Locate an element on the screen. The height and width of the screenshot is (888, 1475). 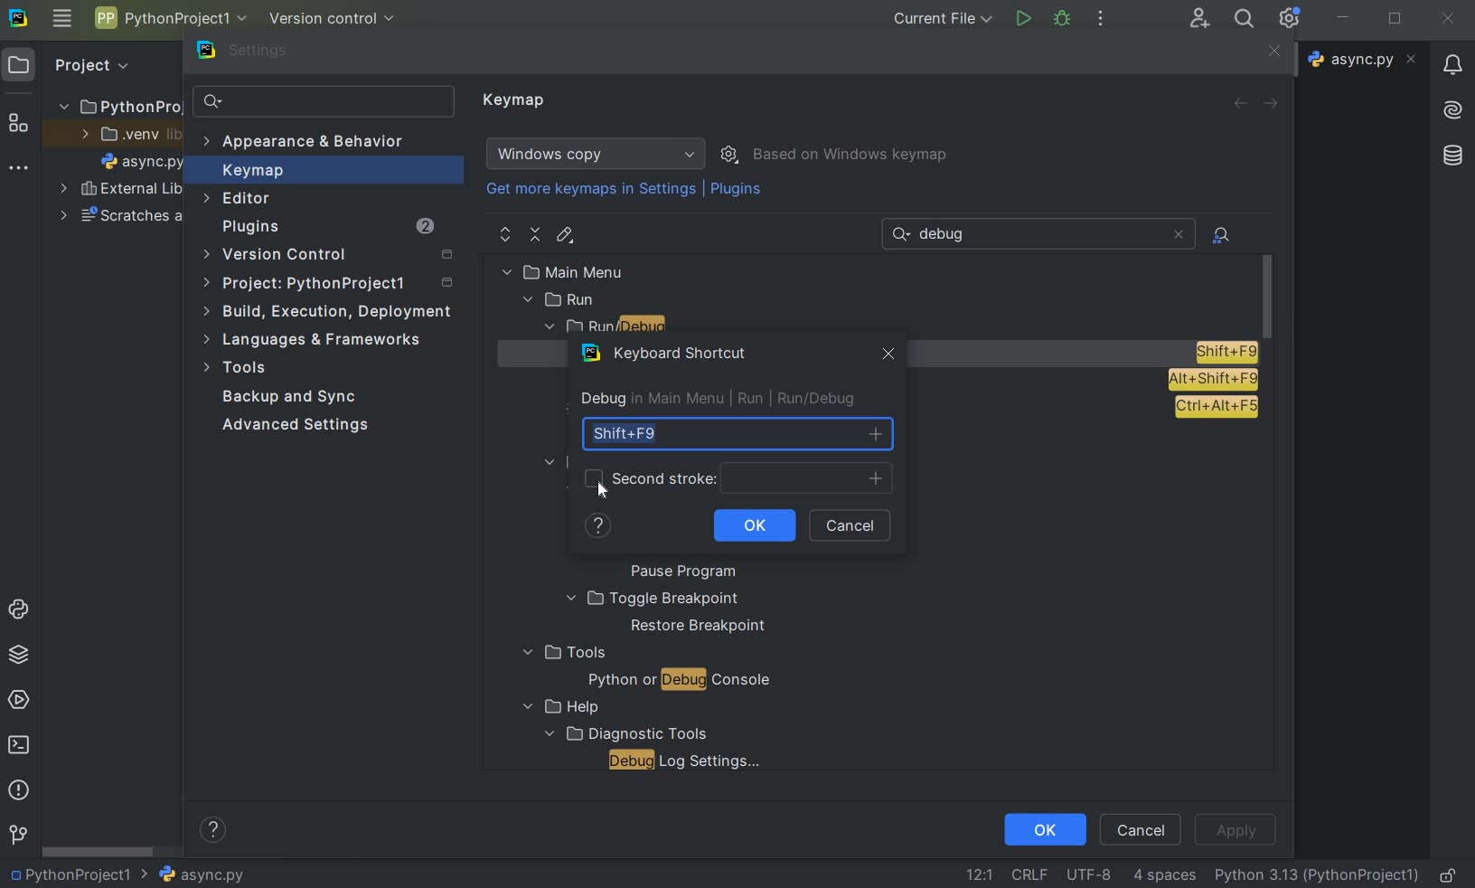
main menu is located at coordinates (61, 18).